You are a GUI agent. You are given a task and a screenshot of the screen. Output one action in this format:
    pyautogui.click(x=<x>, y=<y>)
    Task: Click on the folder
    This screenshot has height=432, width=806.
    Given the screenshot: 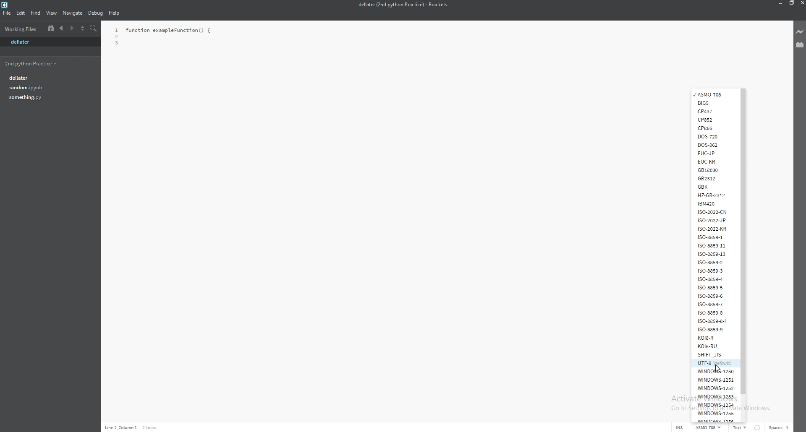 What is the action you would take?
    pyautogui.click(x=22, y=29)
    